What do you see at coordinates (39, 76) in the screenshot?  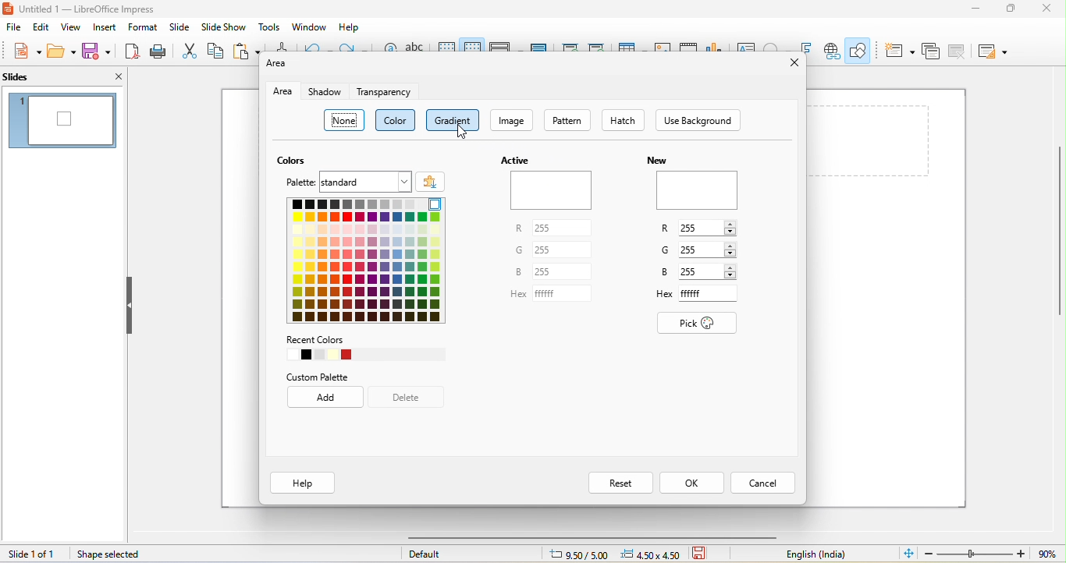 I see `slides` at bounding box center [39, 76].